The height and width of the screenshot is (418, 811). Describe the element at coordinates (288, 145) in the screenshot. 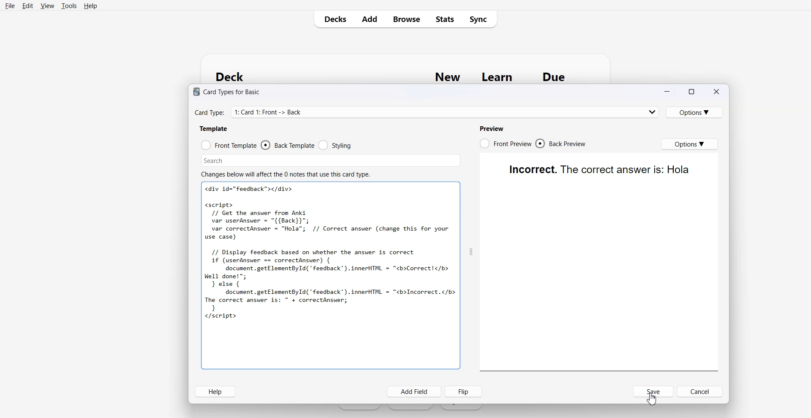

I see `Back template` at that location.